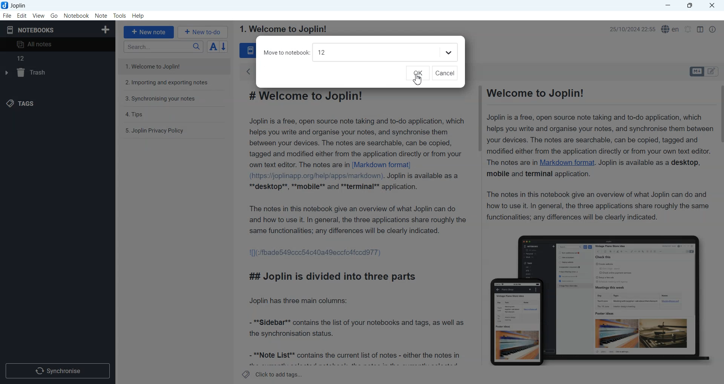 The height and width of the screenshot is (384, 724). Describe the element at coordinates (445, 73) in the screenshot. I see `Cancel` at that location.